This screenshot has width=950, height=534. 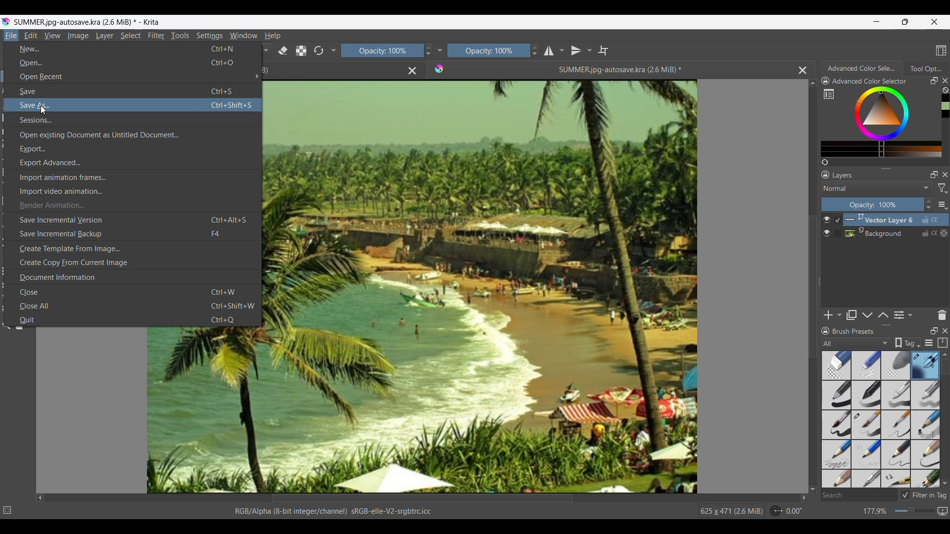 What do you see at coordinates (896, 233) in the screenshot?
I see `Background layer` at bounding box center [896, 233].